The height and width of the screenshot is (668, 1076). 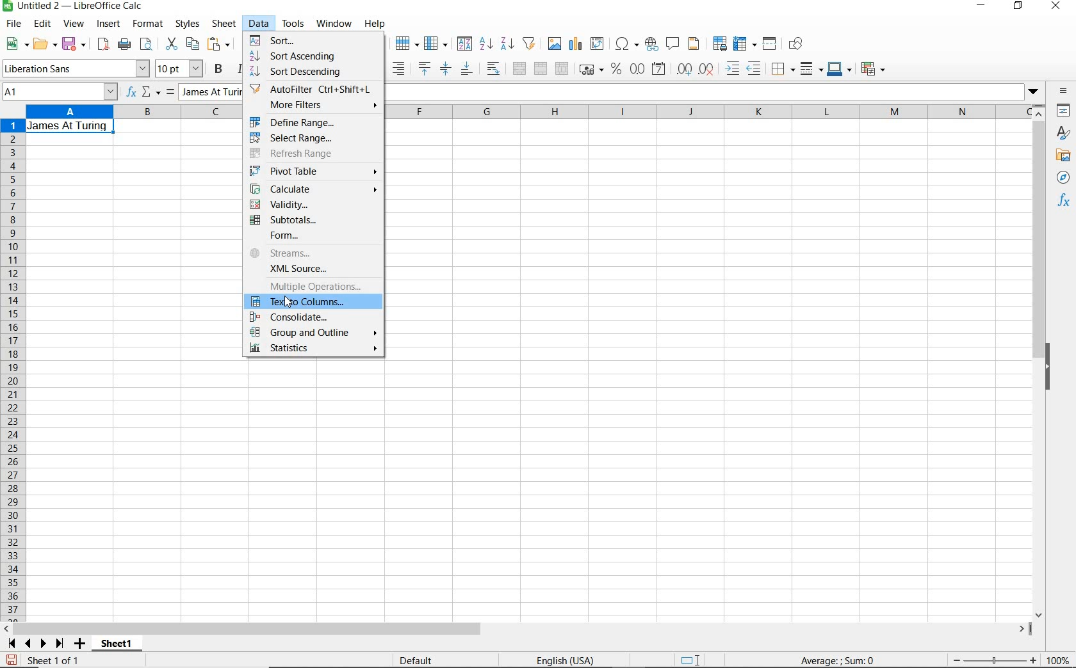 I want to click on data, so click(x=259, y=24).